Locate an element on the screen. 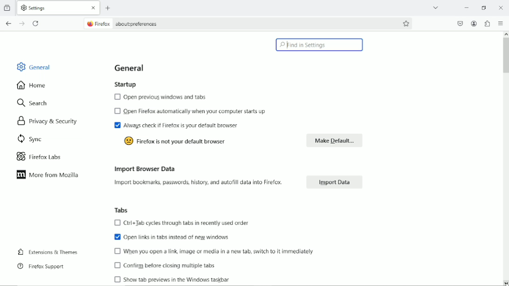 The image size is (509, 286). extensions is located at coordinates (487, 24).